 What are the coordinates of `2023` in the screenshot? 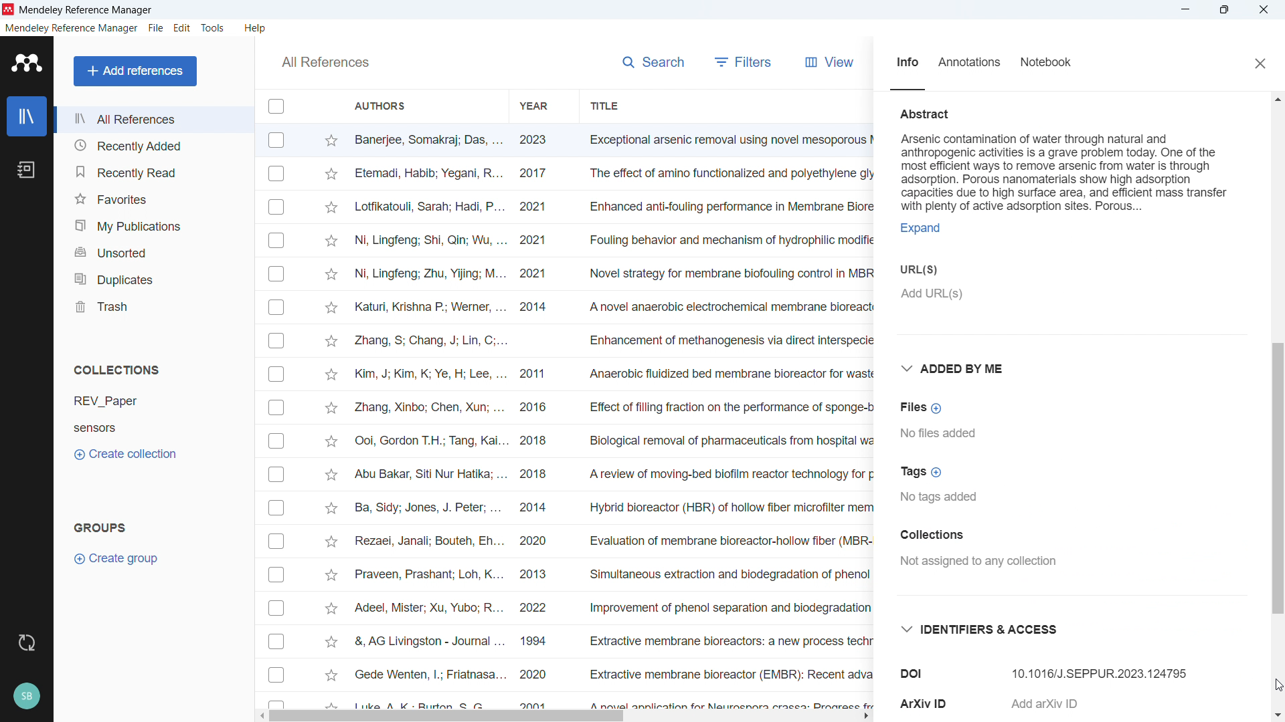 It's located at (535, 142).